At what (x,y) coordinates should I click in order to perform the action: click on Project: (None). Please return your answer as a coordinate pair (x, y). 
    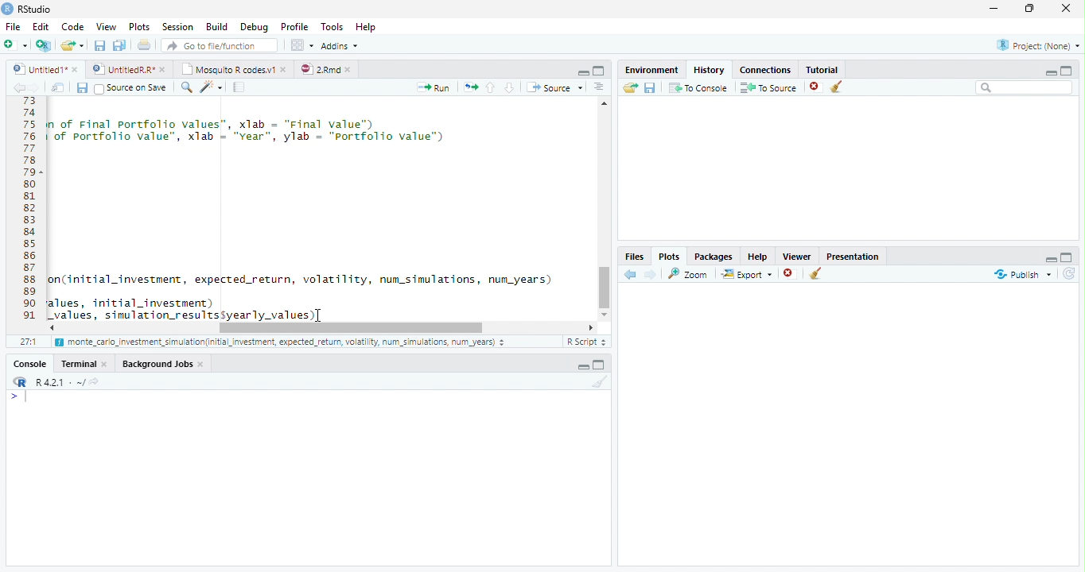
    Looking at the image, I should click on (1035, 46).